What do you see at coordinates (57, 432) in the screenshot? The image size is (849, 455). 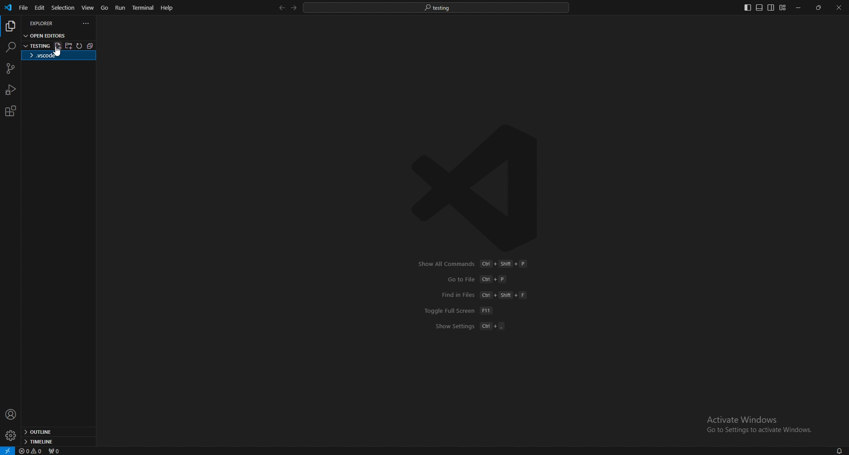 I see `outline` at bounding box center [57, 432].